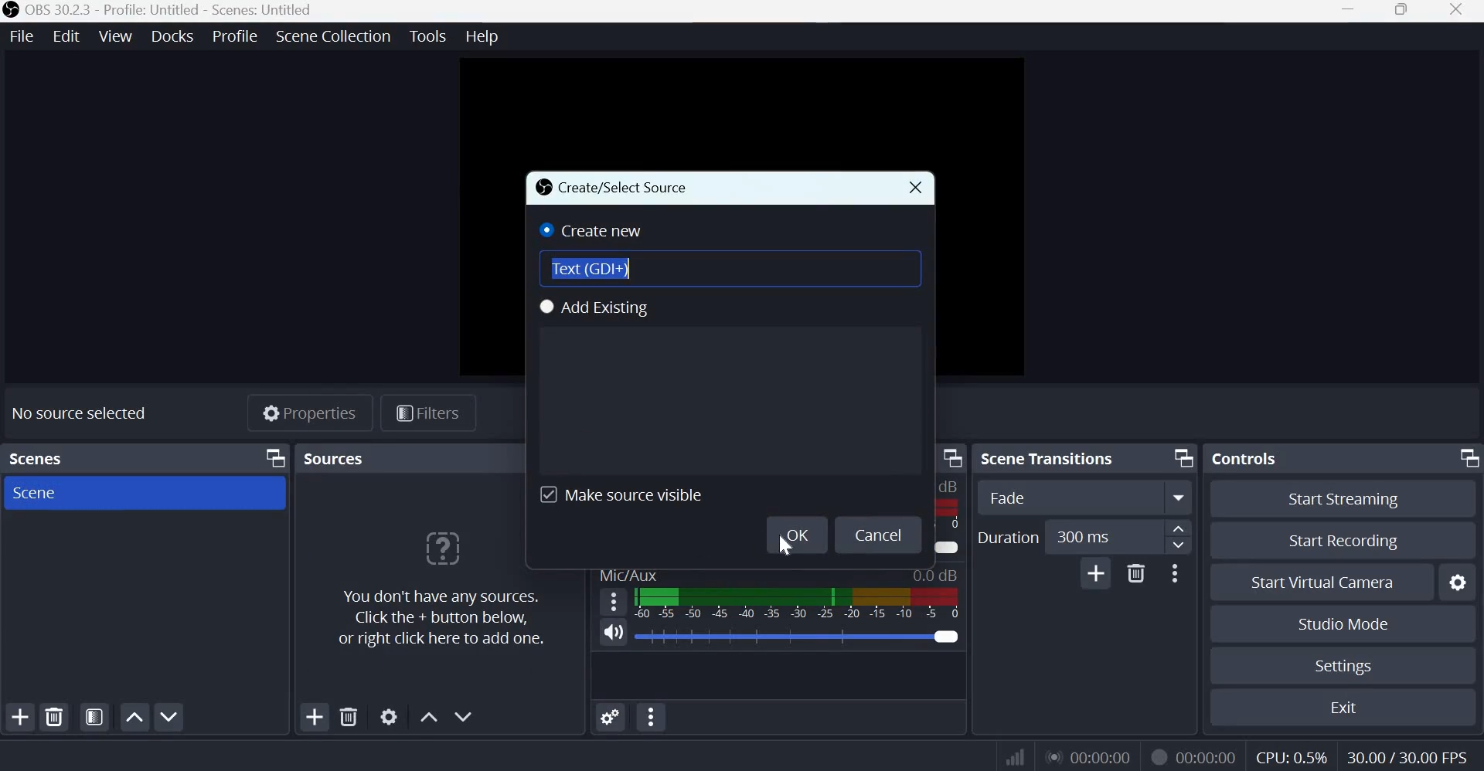 The width and height of the screenshot is (1484, 771). Describe the element at coordinates (1345, 666) in the screenshot. I see `Settings` at that location.